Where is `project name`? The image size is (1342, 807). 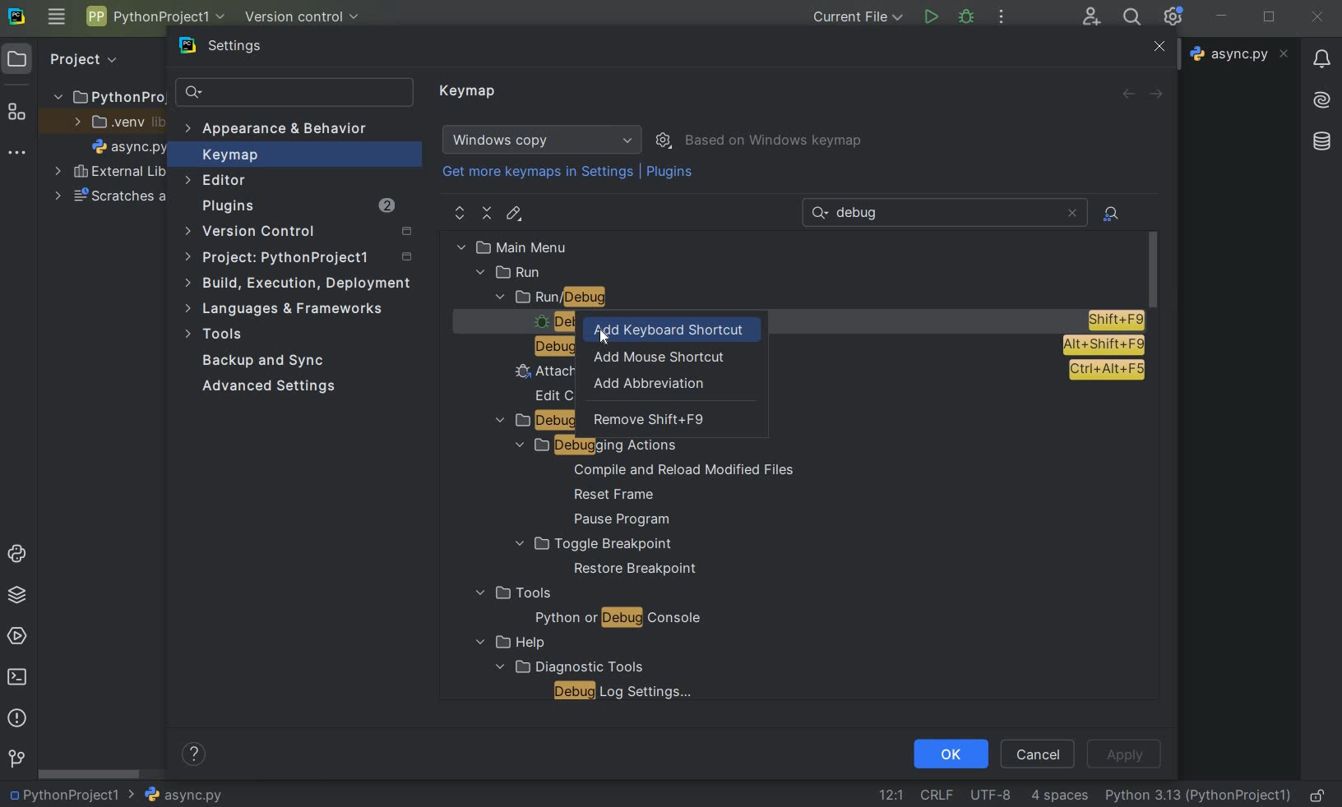
project name is located at coordinates (154, 16).